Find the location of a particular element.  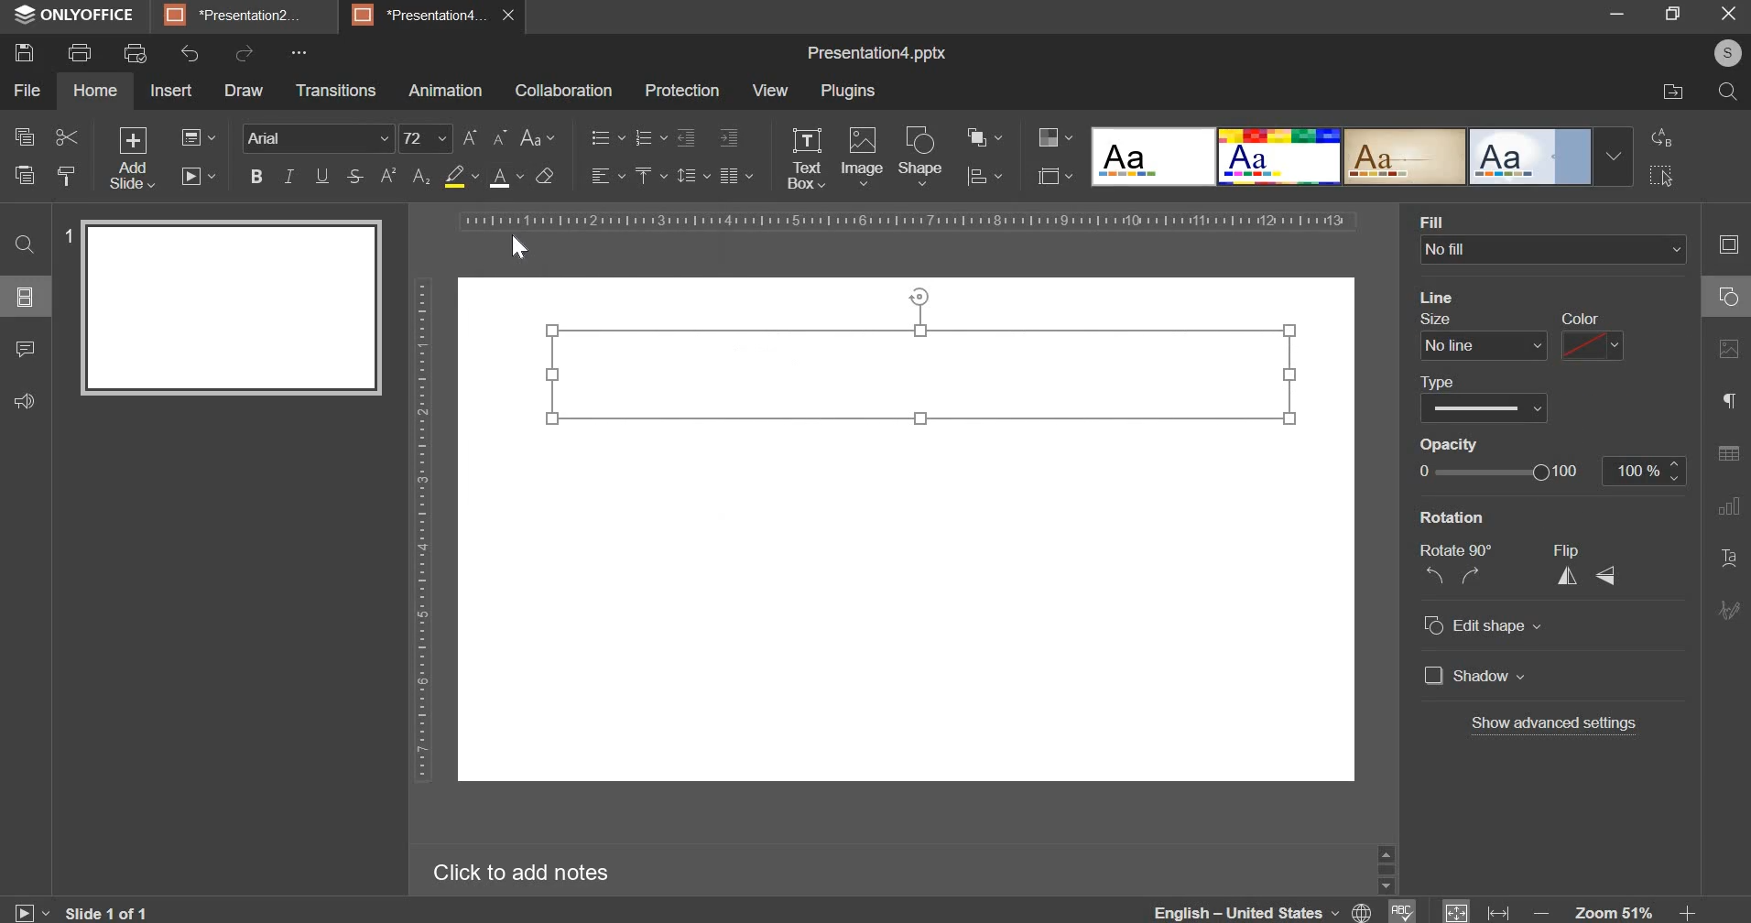

save is located at coordinates (23, 53).